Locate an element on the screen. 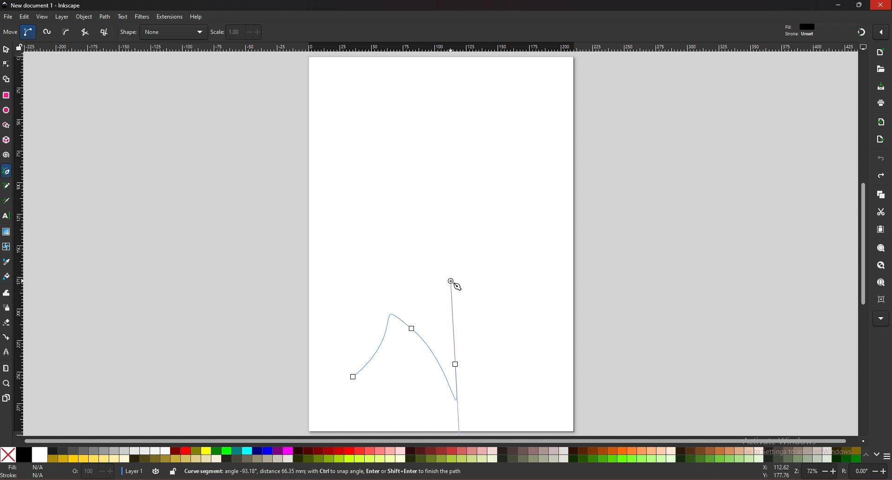  view is located at coordinates (43, 17).